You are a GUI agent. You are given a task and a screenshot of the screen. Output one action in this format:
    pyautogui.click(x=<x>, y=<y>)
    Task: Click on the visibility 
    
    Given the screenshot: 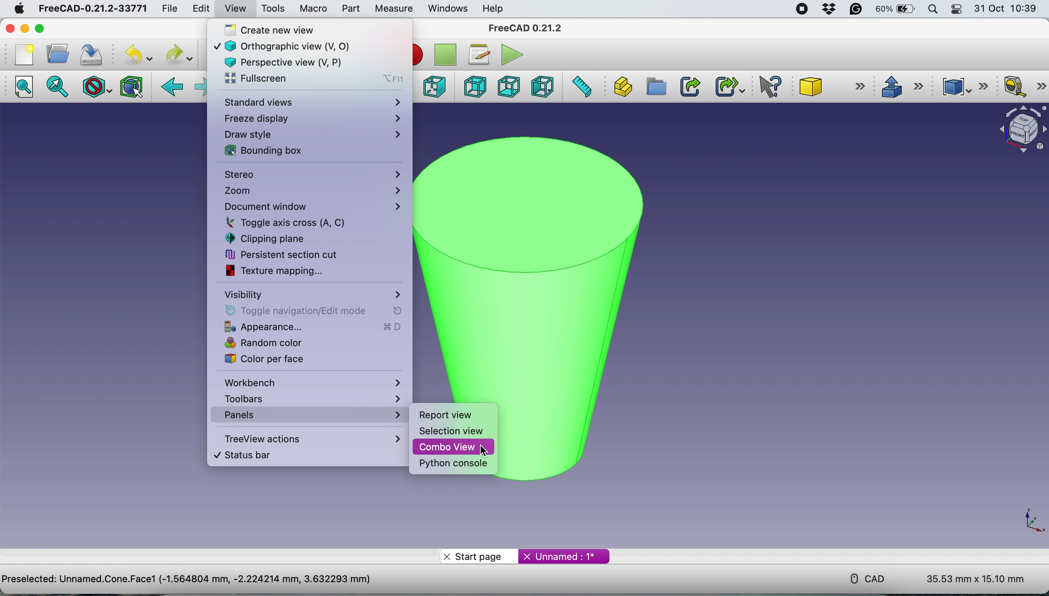 What is the action you would take?
    pyautogui.click(x=312, y=294)
    